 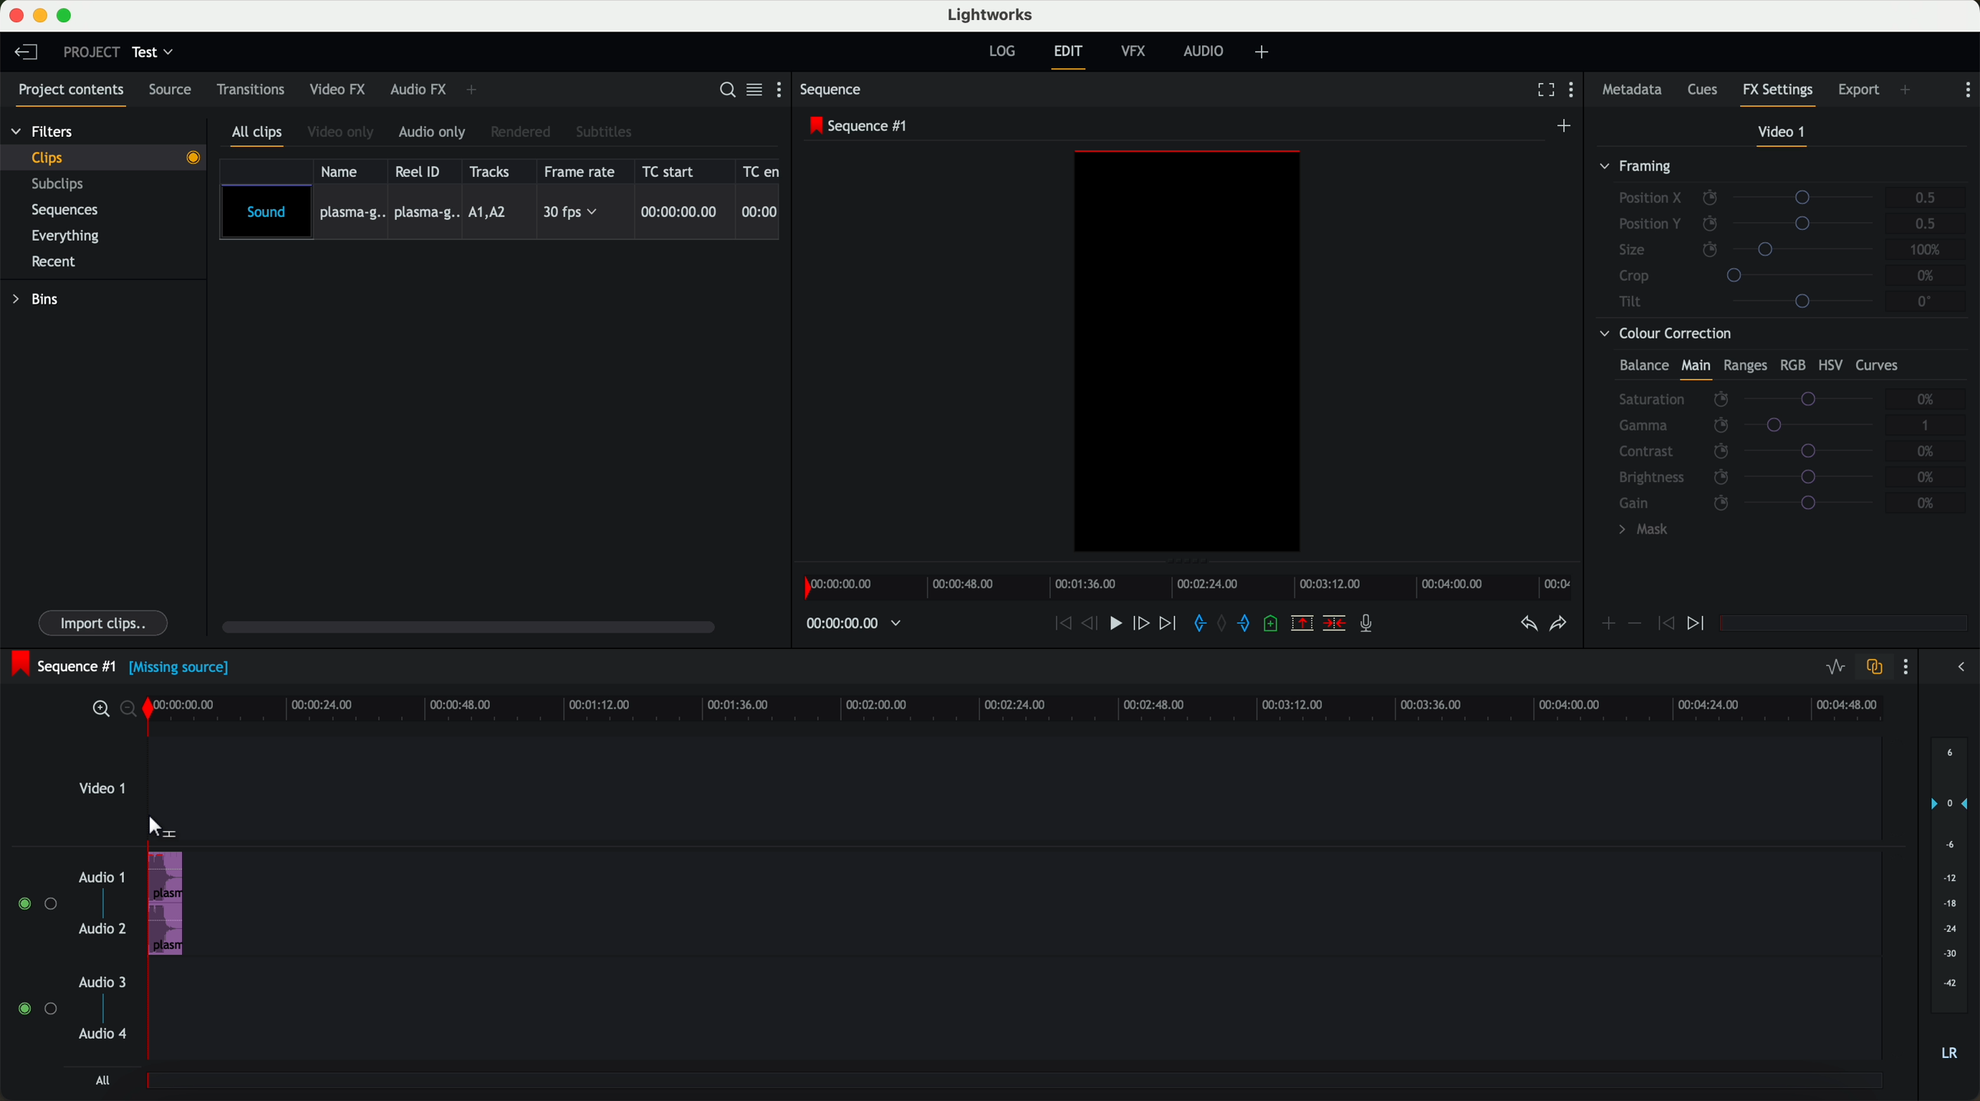 I want to click on timeline, so click(x=1193, y=587).